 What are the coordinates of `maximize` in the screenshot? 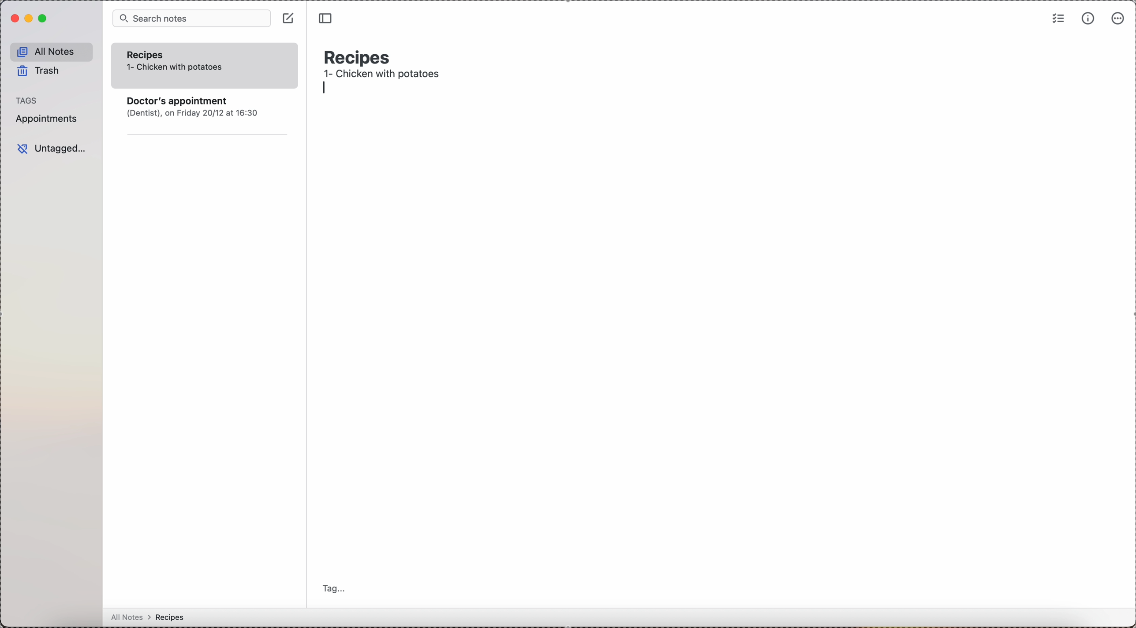 It's located at (45, 19).